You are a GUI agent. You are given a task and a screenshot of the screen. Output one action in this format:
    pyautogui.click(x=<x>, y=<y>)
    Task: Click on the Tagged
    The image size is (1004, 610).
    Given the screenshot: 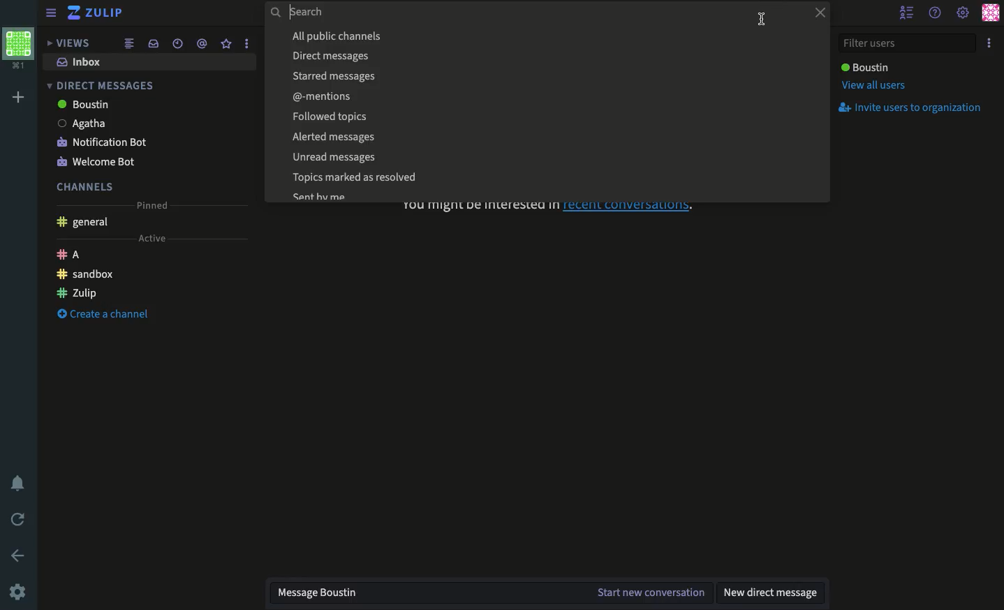 What is the action you would take?
    pyautogui.click(x=201, y=44)
    